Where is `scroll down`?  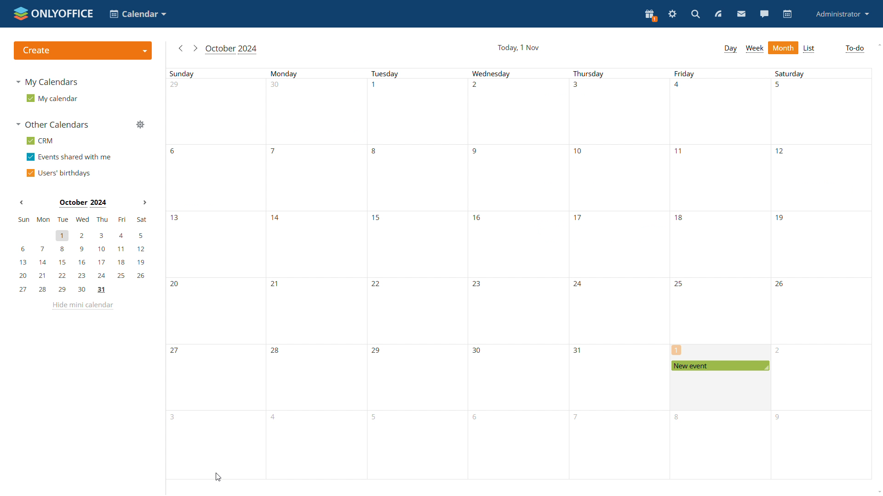
scroll down is located at coordinates (880, 490).